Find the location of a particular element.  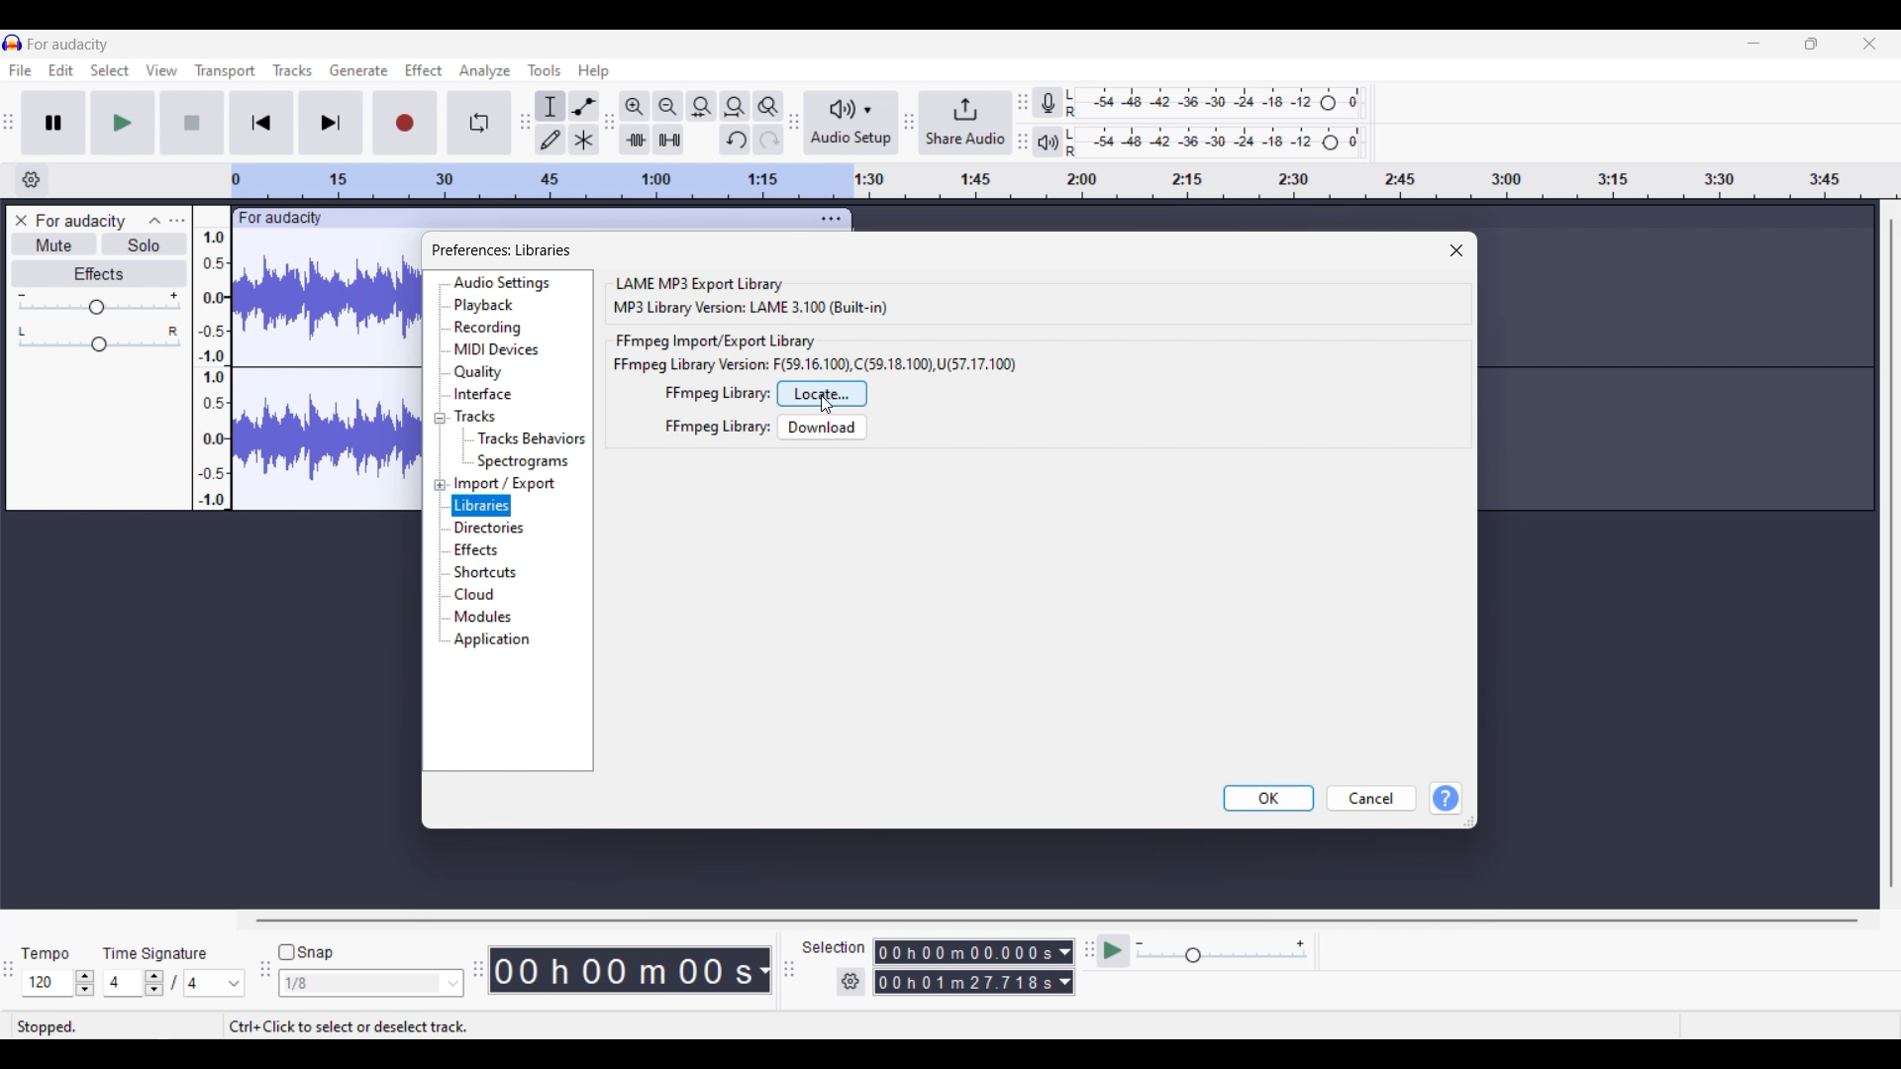

Effects is located at coordinates (99, 273).